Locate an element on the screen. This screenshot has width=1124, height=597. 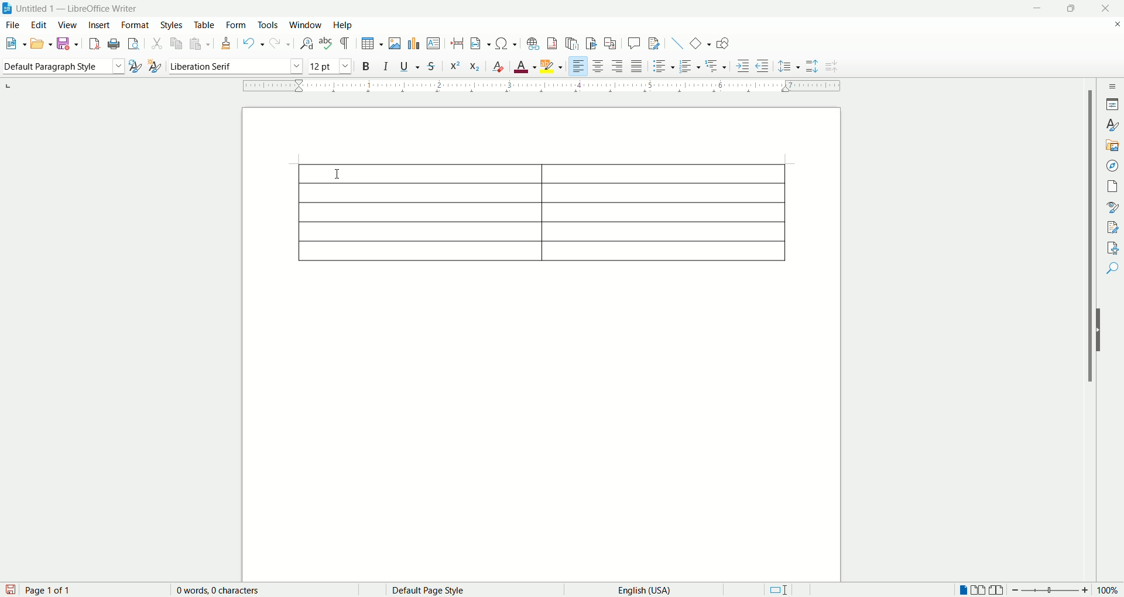
hide is located at coordinates (1102, 332).